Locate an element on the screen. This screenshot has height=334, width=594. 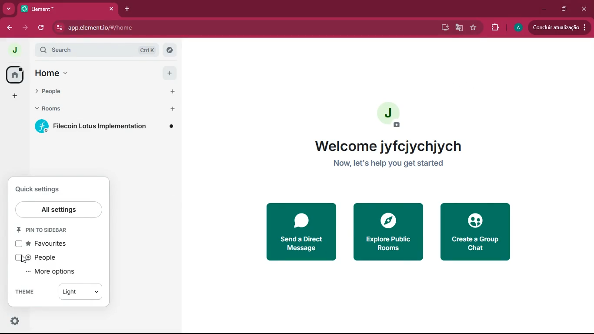
Welcome jyfcjychjych is located at coordinates (389, 146).